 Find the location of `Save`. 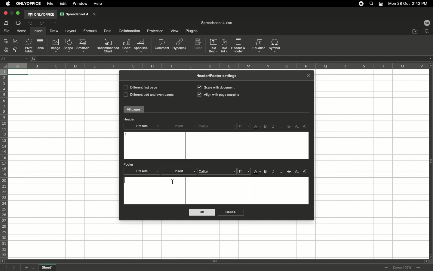

Save is located at coordinates (7, 23).